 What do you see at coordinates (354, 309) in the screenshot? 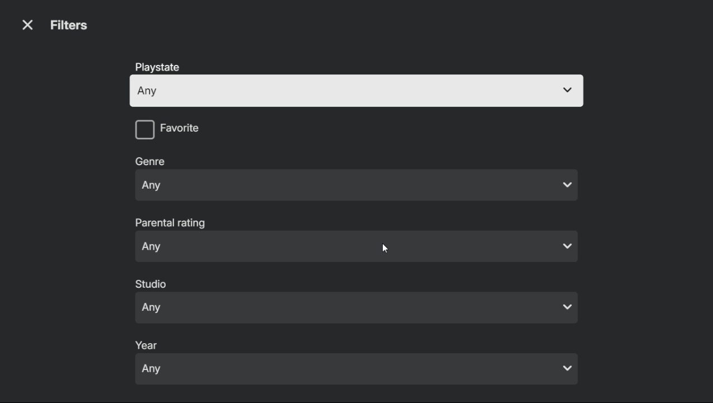
I see `Any` at bounding box center [354, 309].